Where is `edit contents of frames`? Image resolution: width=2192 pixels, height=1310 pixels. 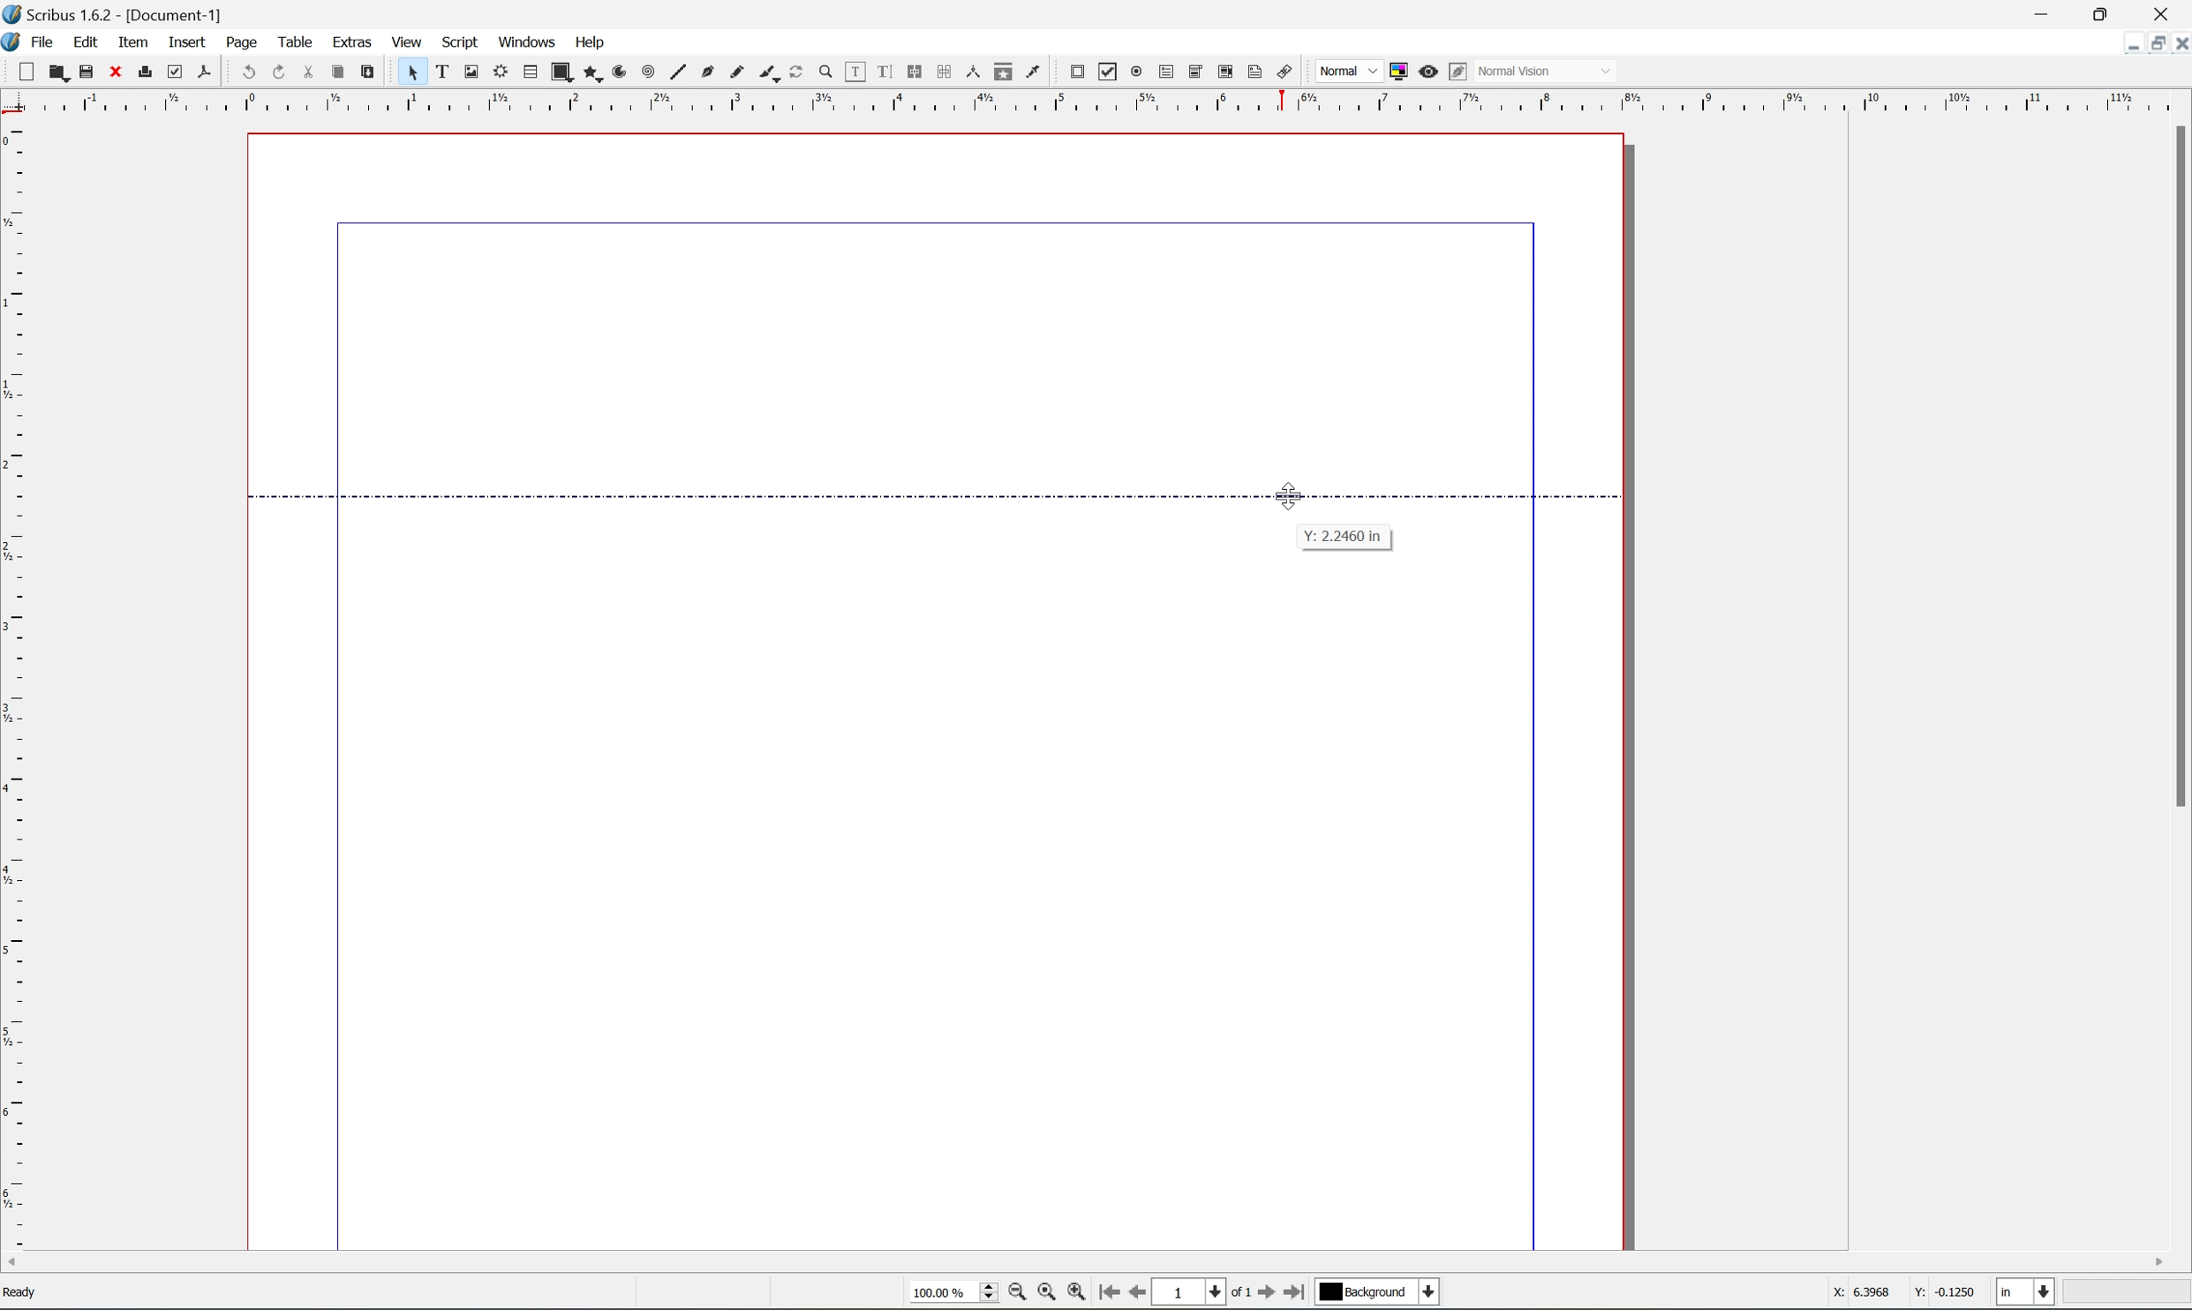 edit contents of frames is located at coordinates (857, 74).